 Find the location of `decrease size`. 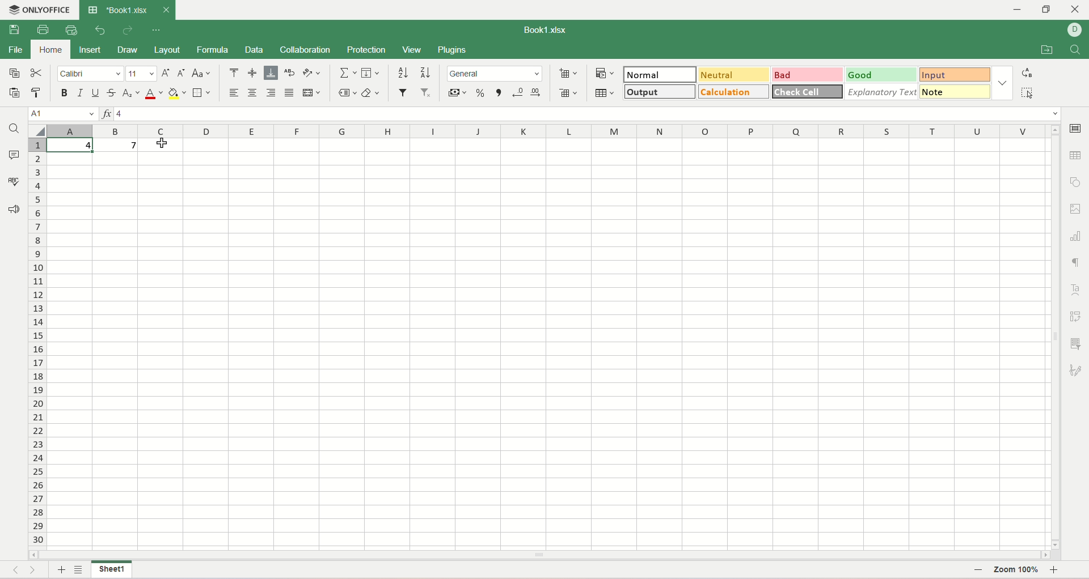

decrease size is located at coordinates (181, 73).